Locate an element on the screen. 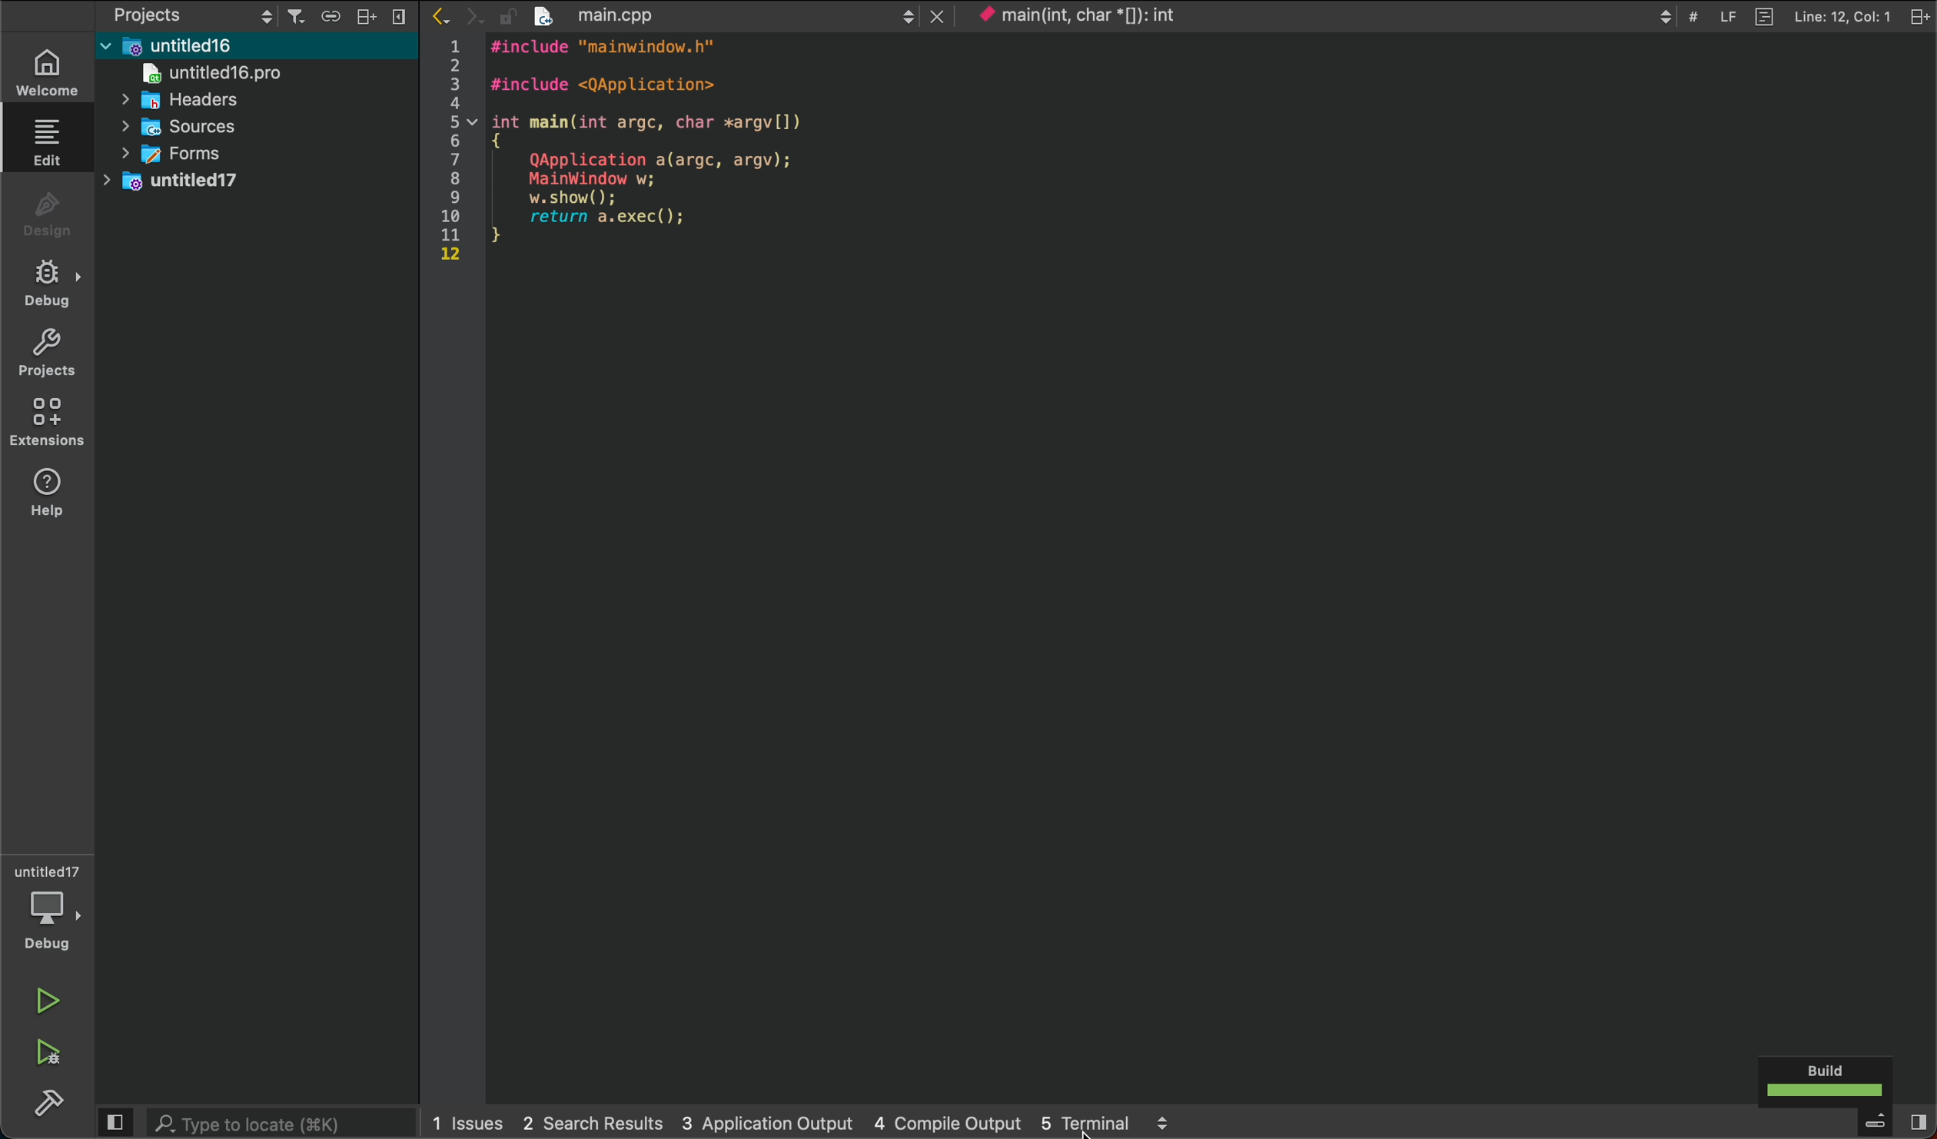 The image size is (1937, 1139). edit is located at coordinates (46, 139).